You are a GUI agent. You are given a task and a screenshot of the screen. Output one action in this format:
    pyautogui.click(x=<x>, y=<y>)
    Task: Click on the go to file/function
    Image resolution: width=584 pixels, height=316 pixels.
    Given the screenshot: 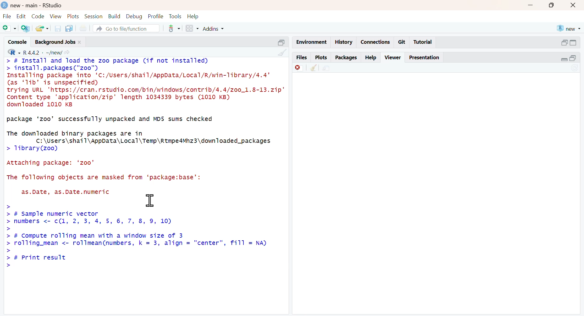 What is the action you would take?
    pyautogui.click(x=126, y=28)
    